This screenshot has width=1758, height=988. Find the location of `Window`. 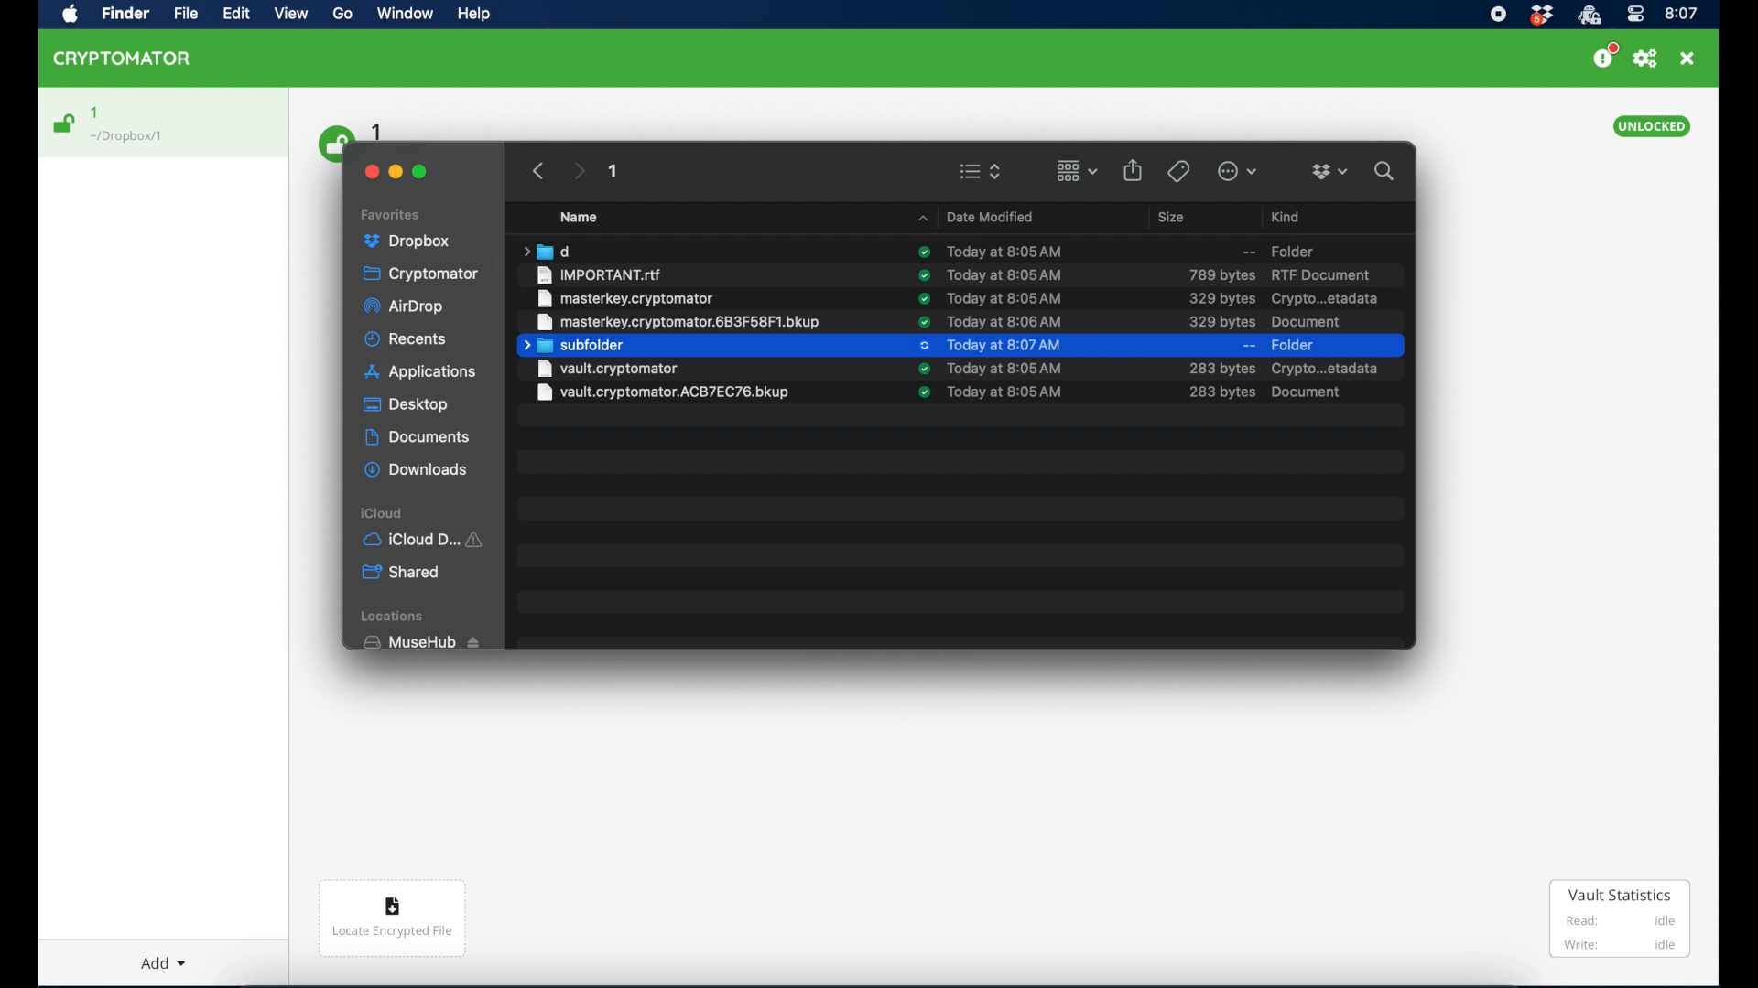

Window is located at coordinates (410, 16).